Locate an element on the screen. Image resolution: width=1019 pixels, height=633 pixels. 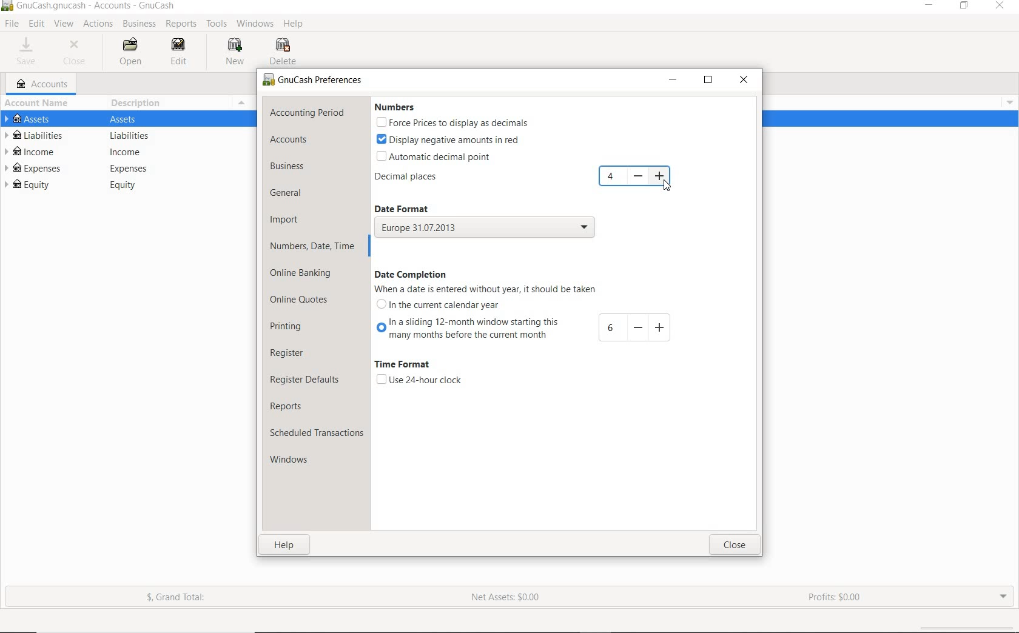
GnuCash Preferences is located at coordinates (314, 81).